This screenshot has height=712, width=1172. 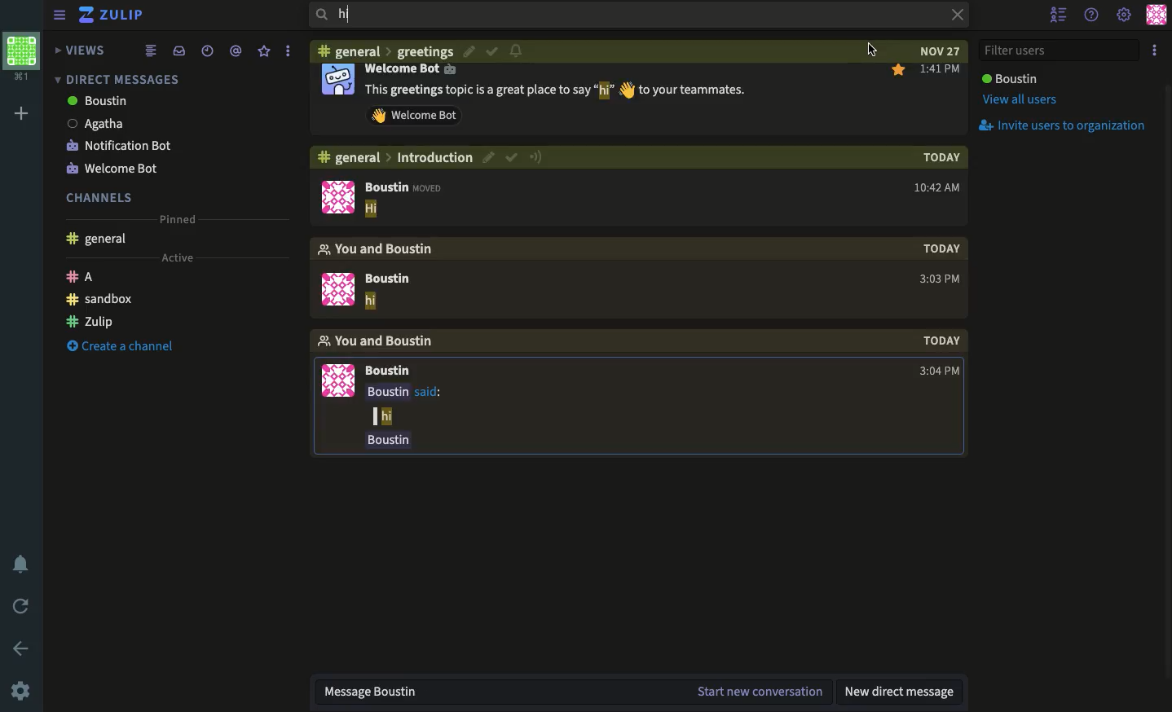 I want to click on Inbox, so click(x=176, y=51).